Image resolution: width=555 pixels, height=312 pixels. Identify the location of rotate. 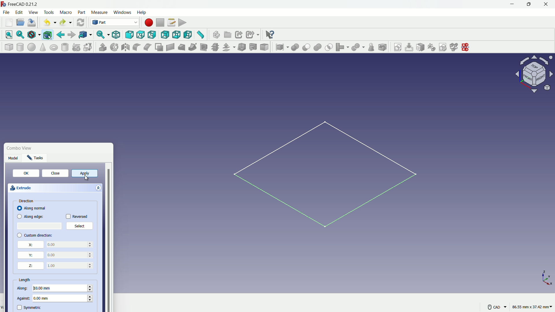
(115, 47).